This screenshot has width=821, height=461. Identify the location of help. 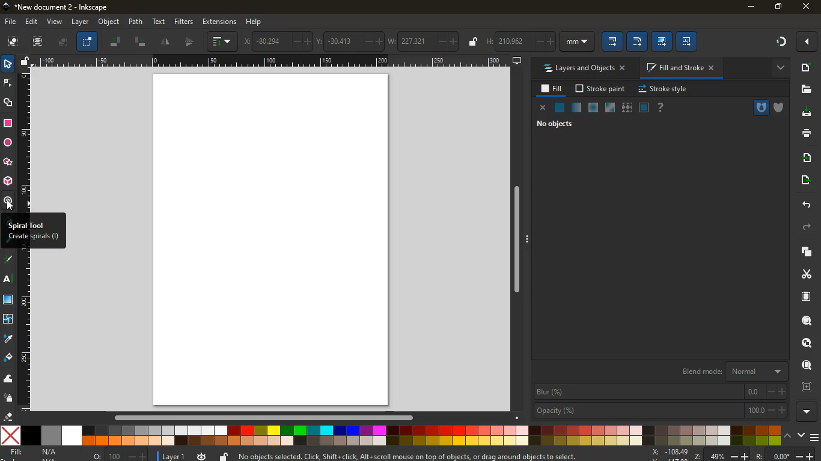
(662, 108).